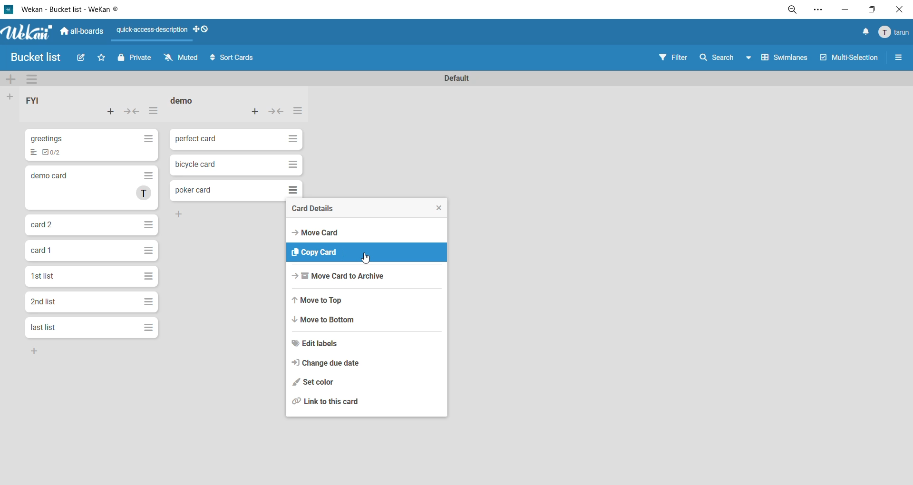 Image resolution: width=913 pixels, height=485 pixels. What do you see at coordinates (296, 112) in the screenshot?
I see `list actions` at bounding box center [296, 112].